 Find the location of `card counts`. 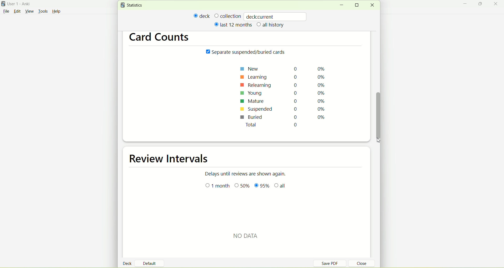

card counts is located at coordinates (162, 38).